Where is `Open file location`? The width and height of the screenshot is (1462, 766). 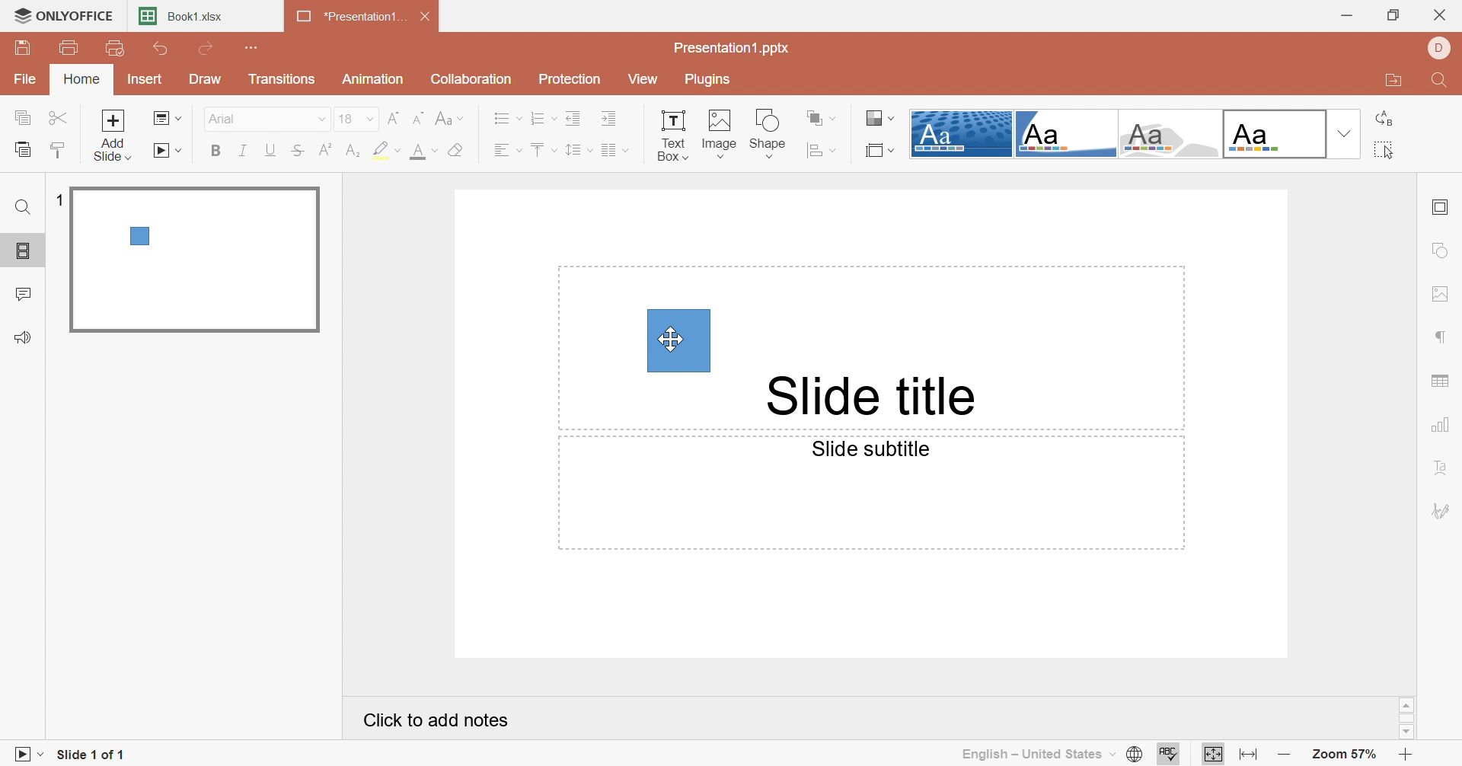 Open file location is located at coordinates (1388, 82).